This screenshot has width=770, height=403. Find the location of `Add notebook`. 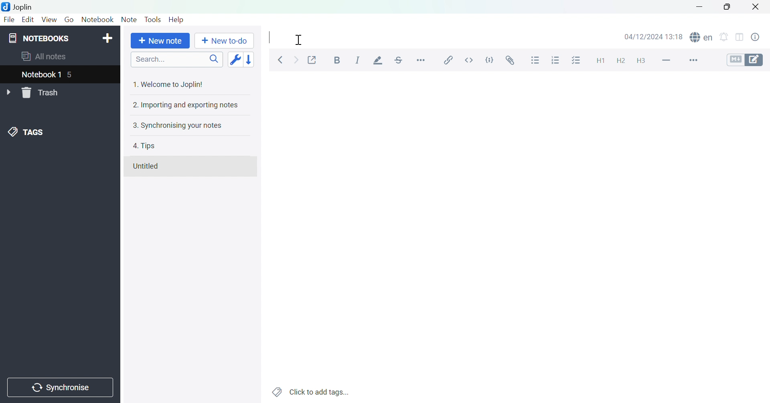

Add notebook is located at coordinates (108, 38).